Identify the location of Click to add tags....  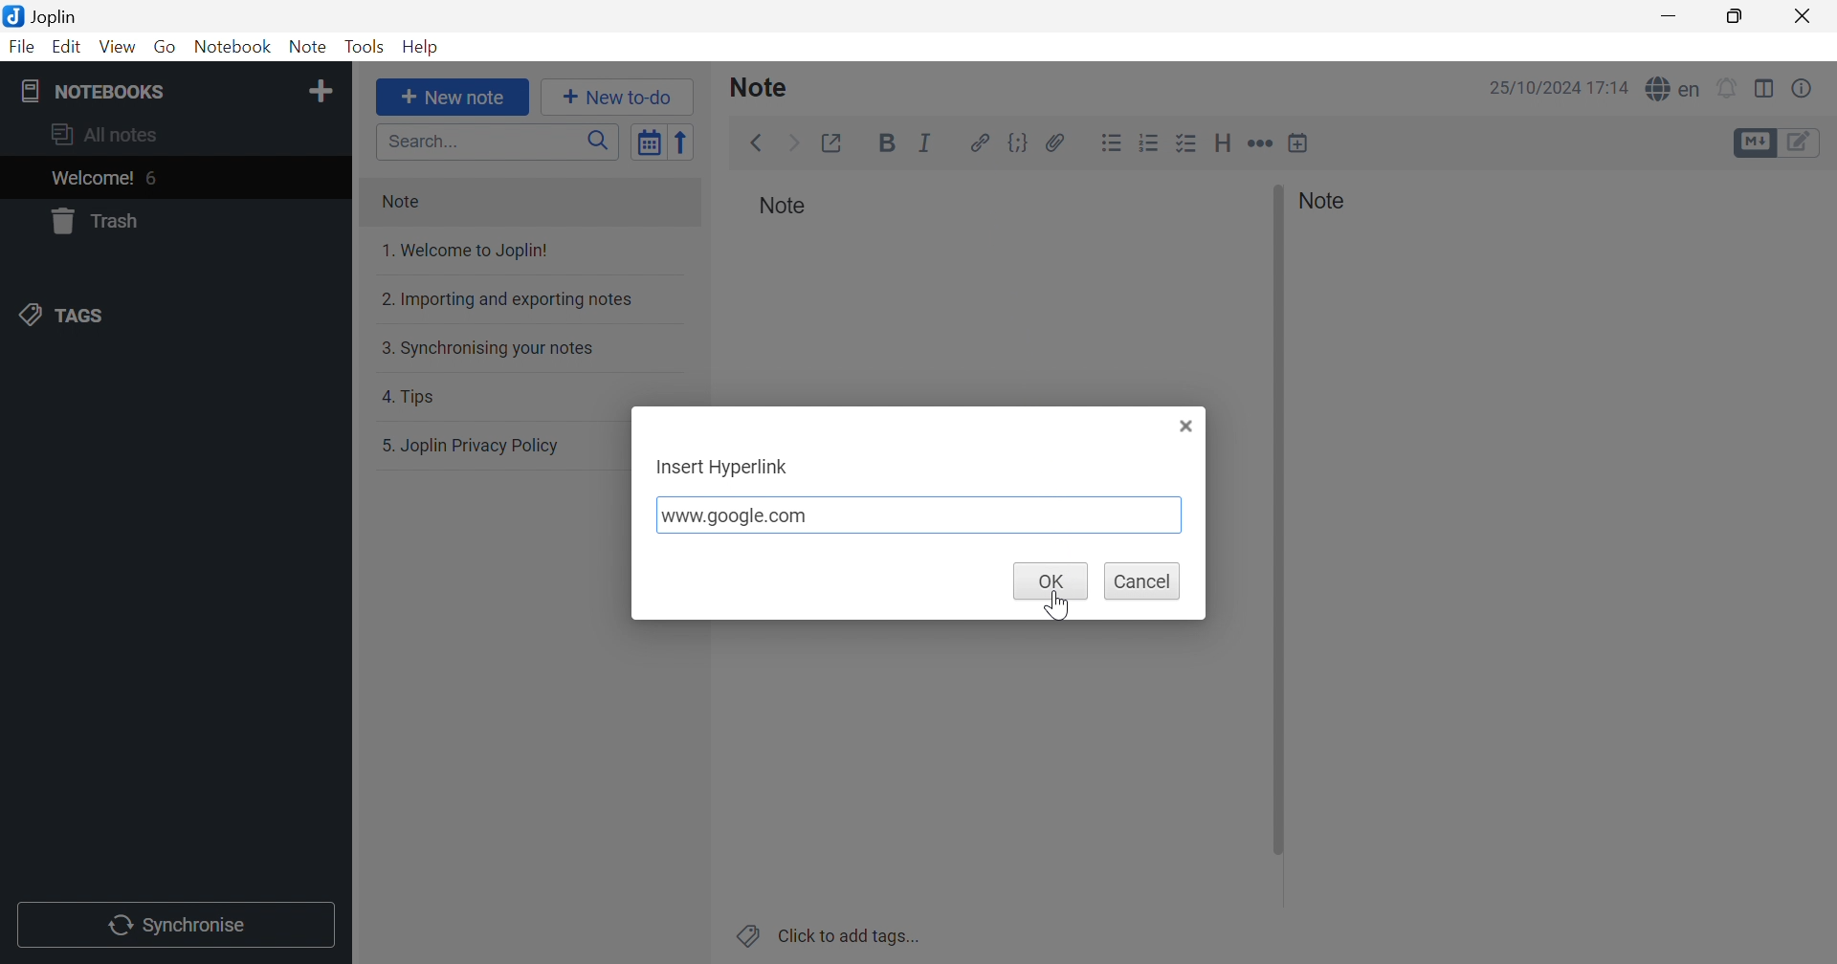
(826, 934).